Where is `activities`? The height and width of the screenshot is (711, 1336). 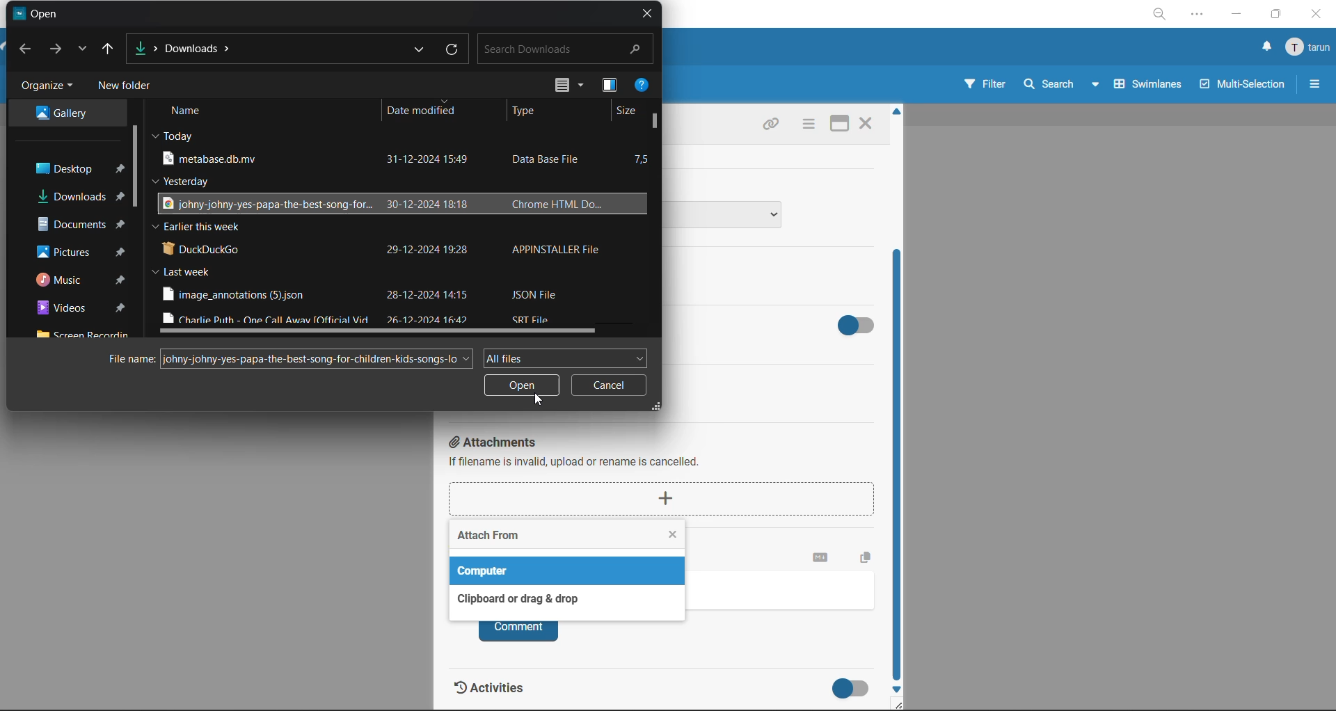 activities is located at coordinates (501, 692).